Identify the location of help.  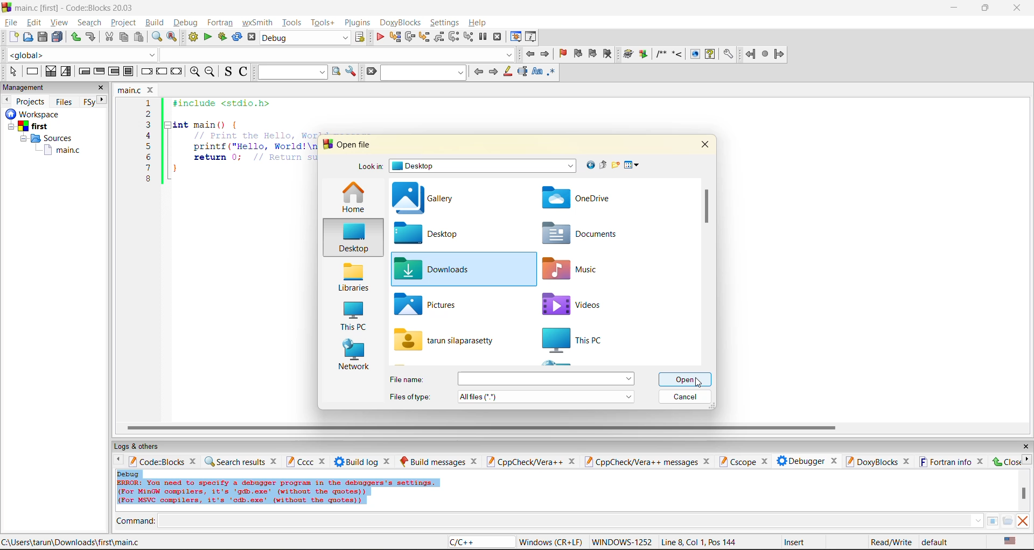
(710, 54).